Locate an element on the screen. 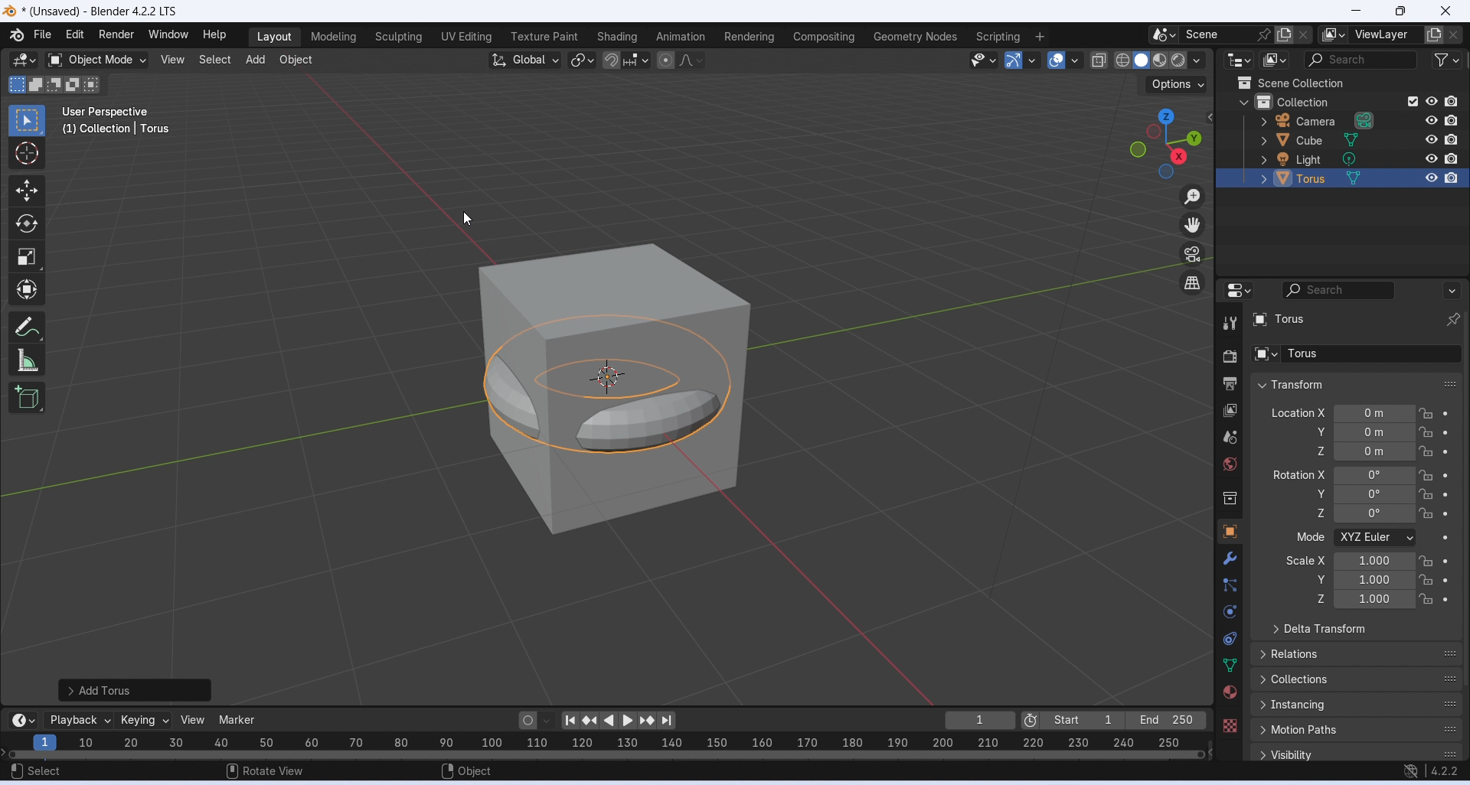 This screenshot has height=785, width=1470. Search is located at coordinates (1357, 60).